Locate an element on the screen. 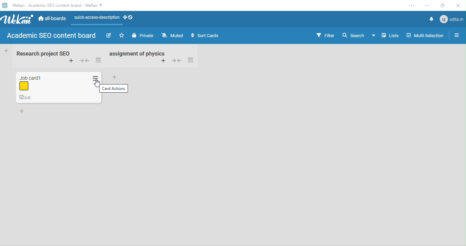  add card is located at coordinates (115, 77).